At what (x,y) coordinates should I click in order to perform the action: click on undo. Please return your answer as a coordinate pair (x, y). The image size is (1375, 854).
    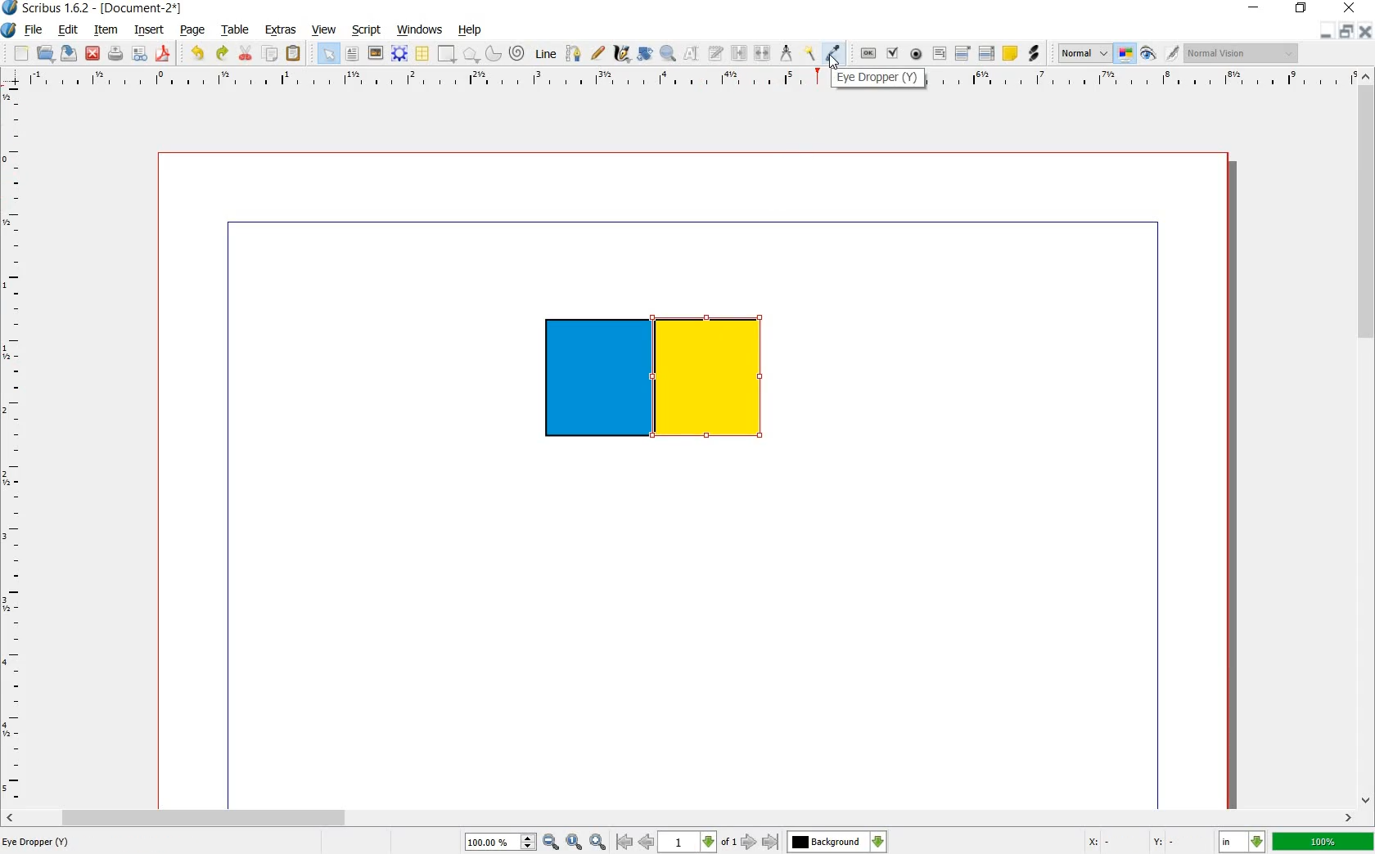
    Looking at the image, I should click on (197, 55).